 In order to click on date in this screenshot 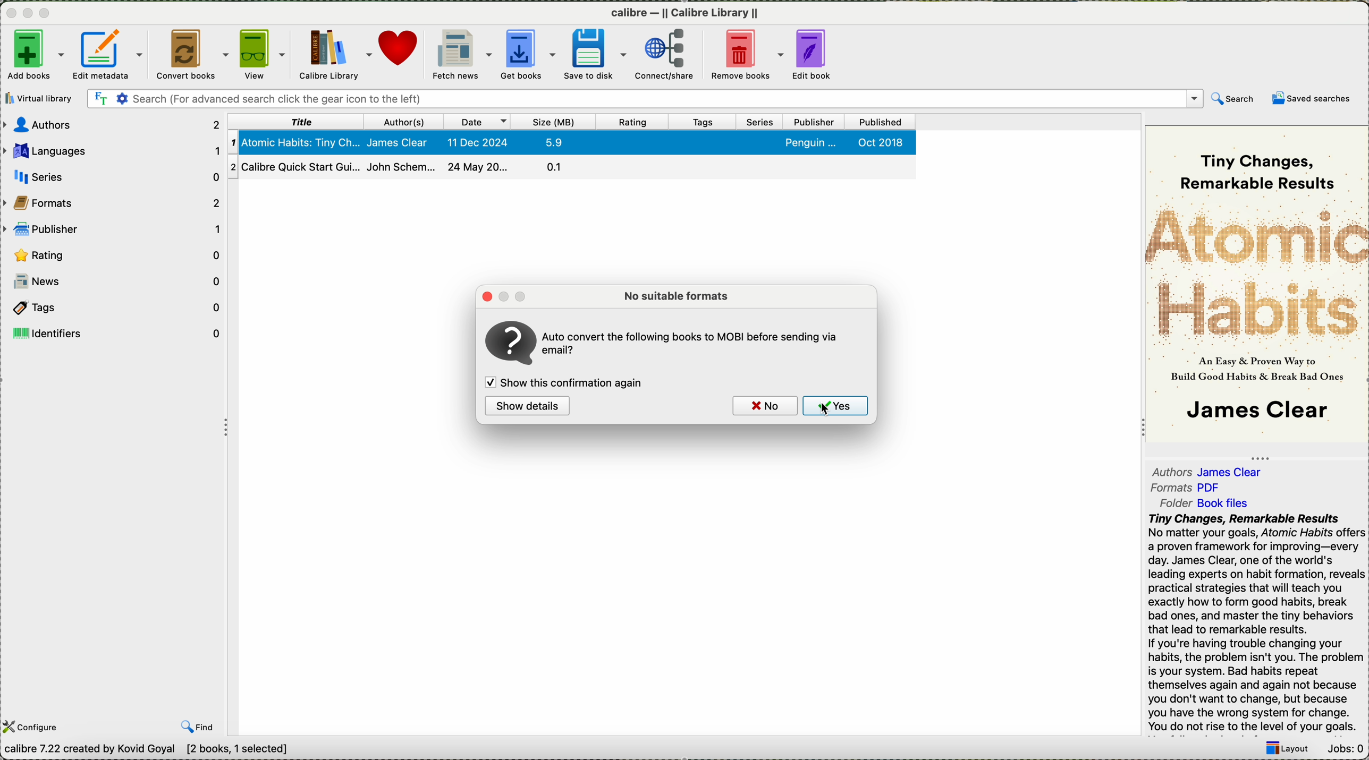, I will do `click(478, 121)`.